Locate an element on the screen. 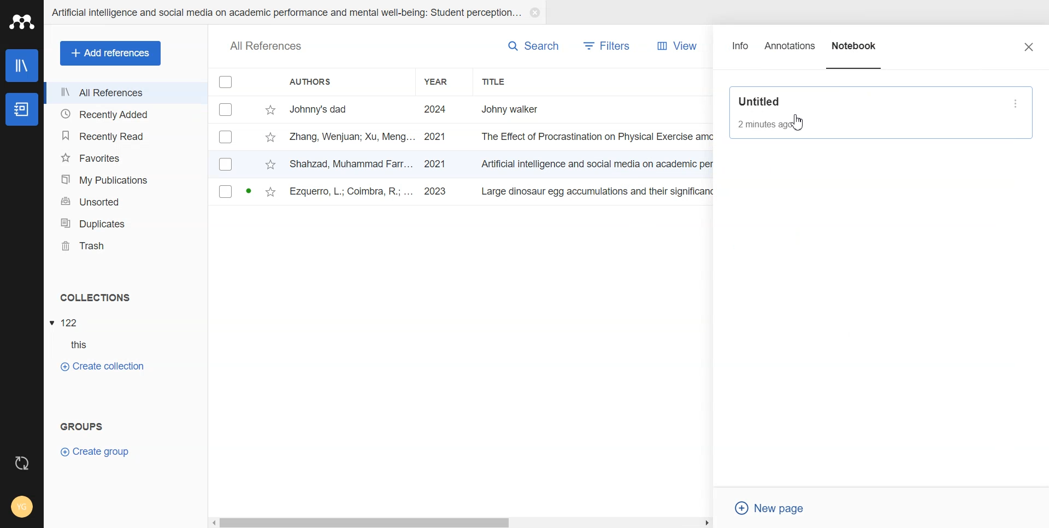  Annotations is located at coordinates (791, 51).